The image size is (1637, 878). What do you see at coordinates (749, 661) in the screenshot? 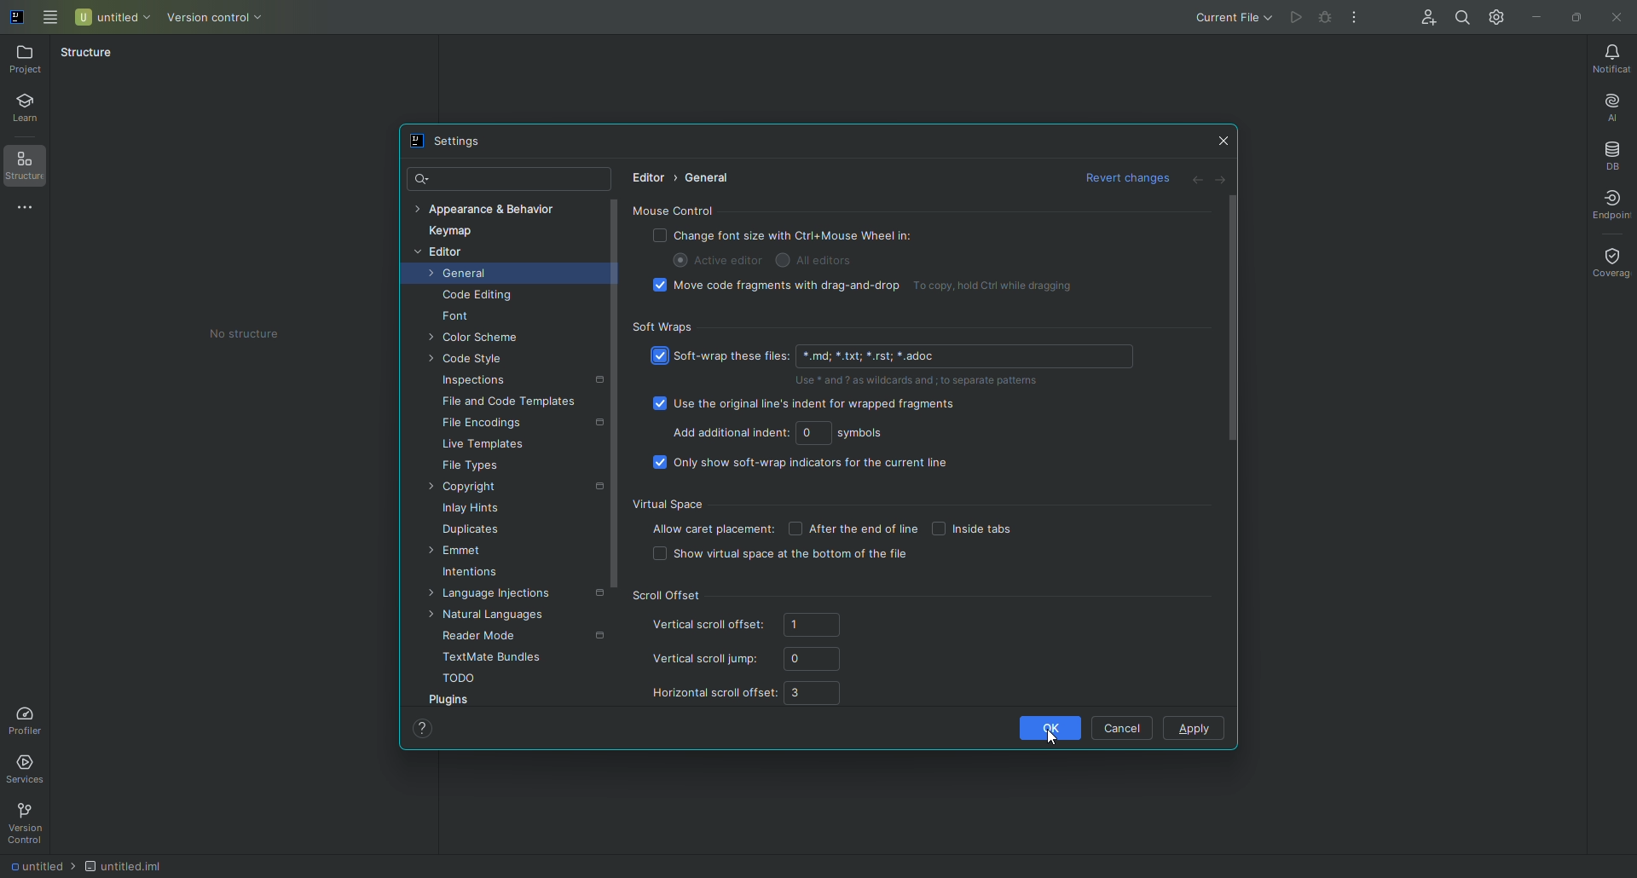
I see `Vertical scroll jump` at bounding box center [749, 661].